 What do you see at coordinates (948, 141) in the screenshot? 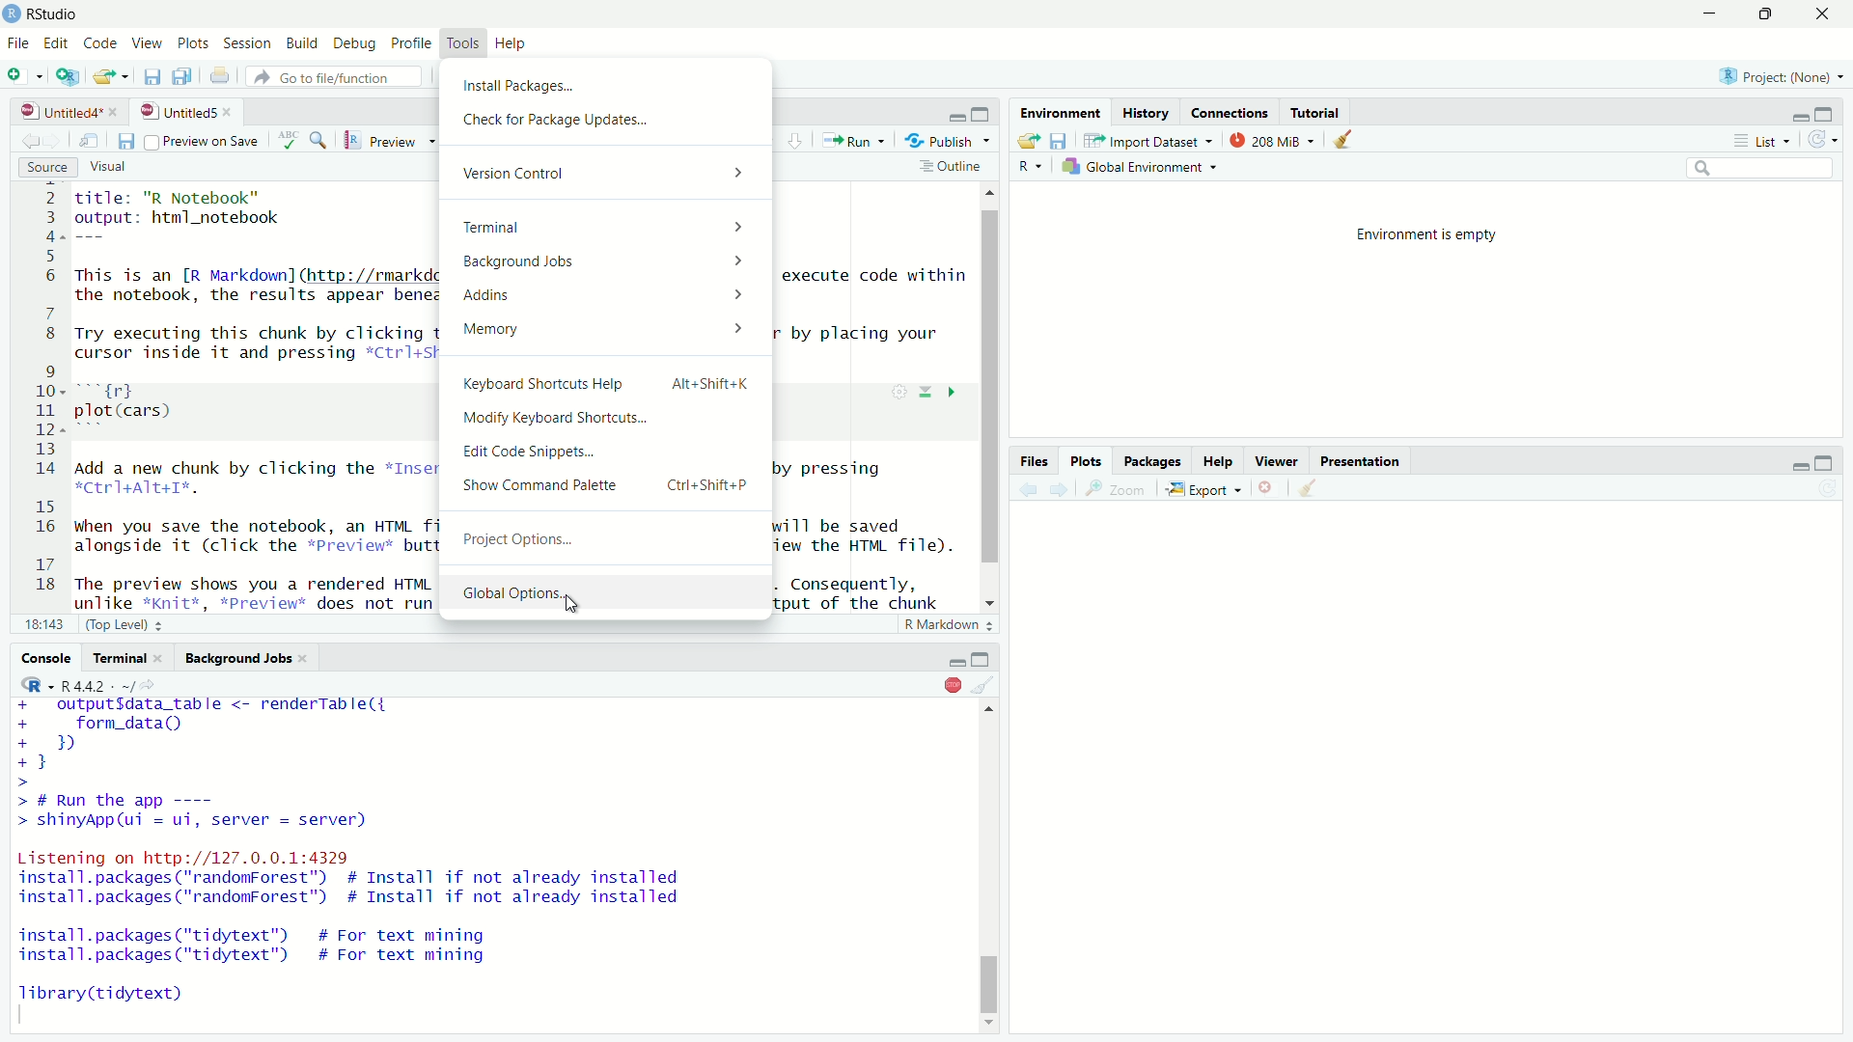
I see `Publish` at bounding box center [948, 141].